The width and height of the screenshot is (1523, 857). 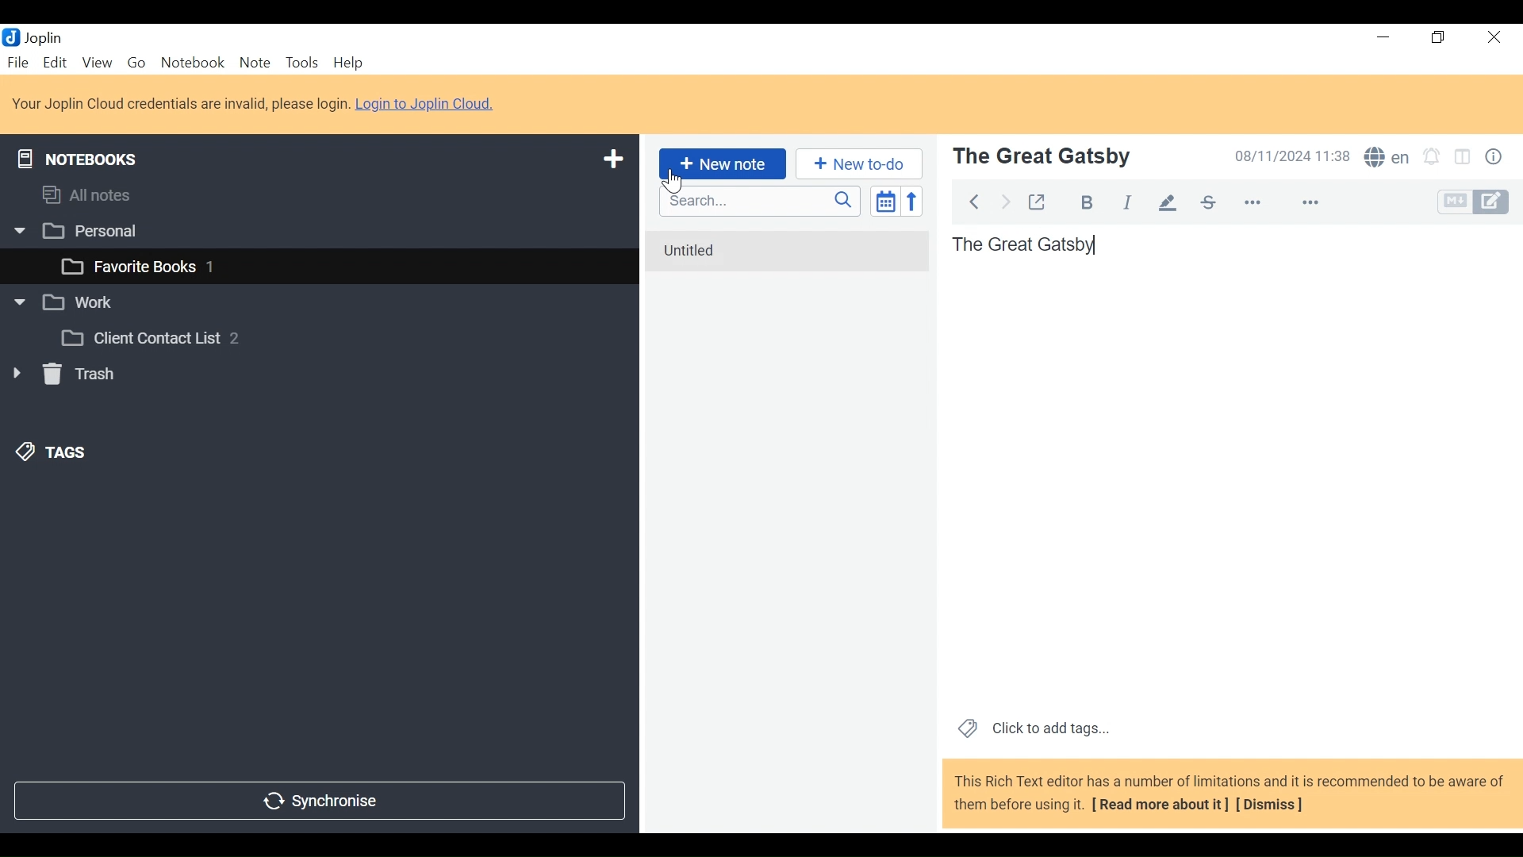 What do you see at coordinates (1478, 202) in the screenshot?
I see `Toggle Editor` at bounding box center [1478, 202].